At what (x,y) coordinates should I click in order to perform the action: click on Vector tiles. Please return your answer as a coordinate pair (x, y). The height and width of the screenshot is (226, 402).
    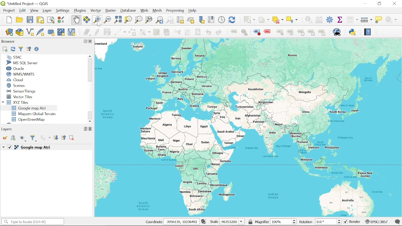
    Looking at the image, I should click on (20, 97).